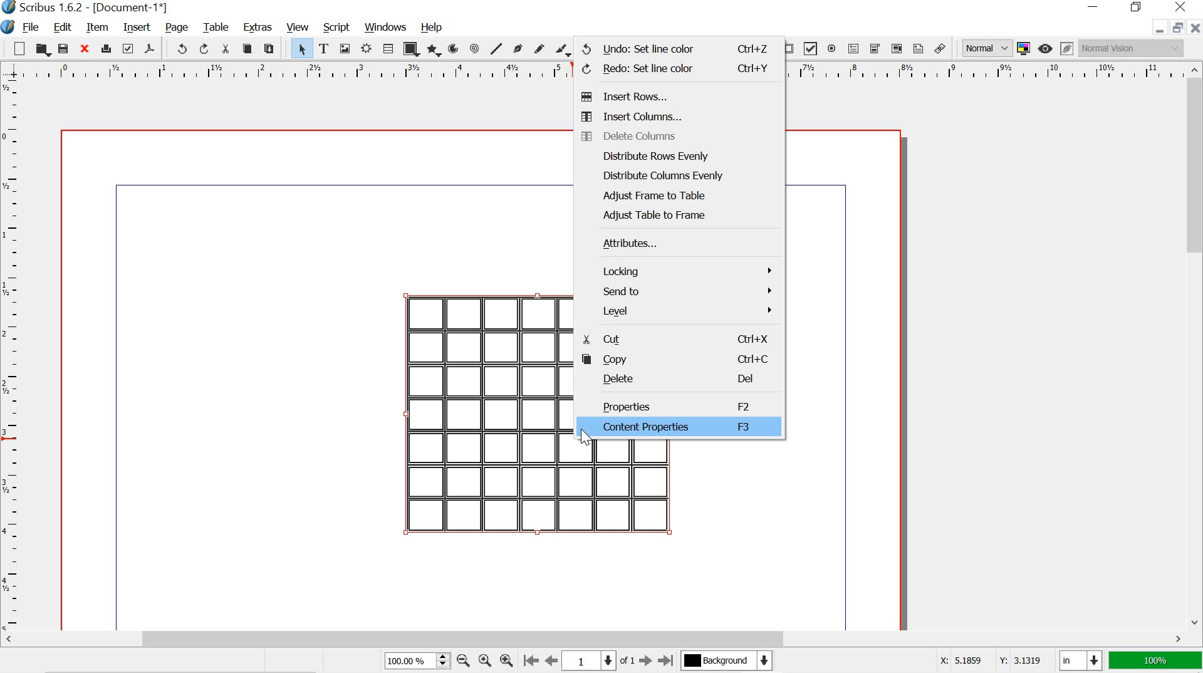 The width and height of the screenshot is (1203, 673). Describe the element at coordinates (127, 48) in the screenshot. I see `preflight verifier` at that location.